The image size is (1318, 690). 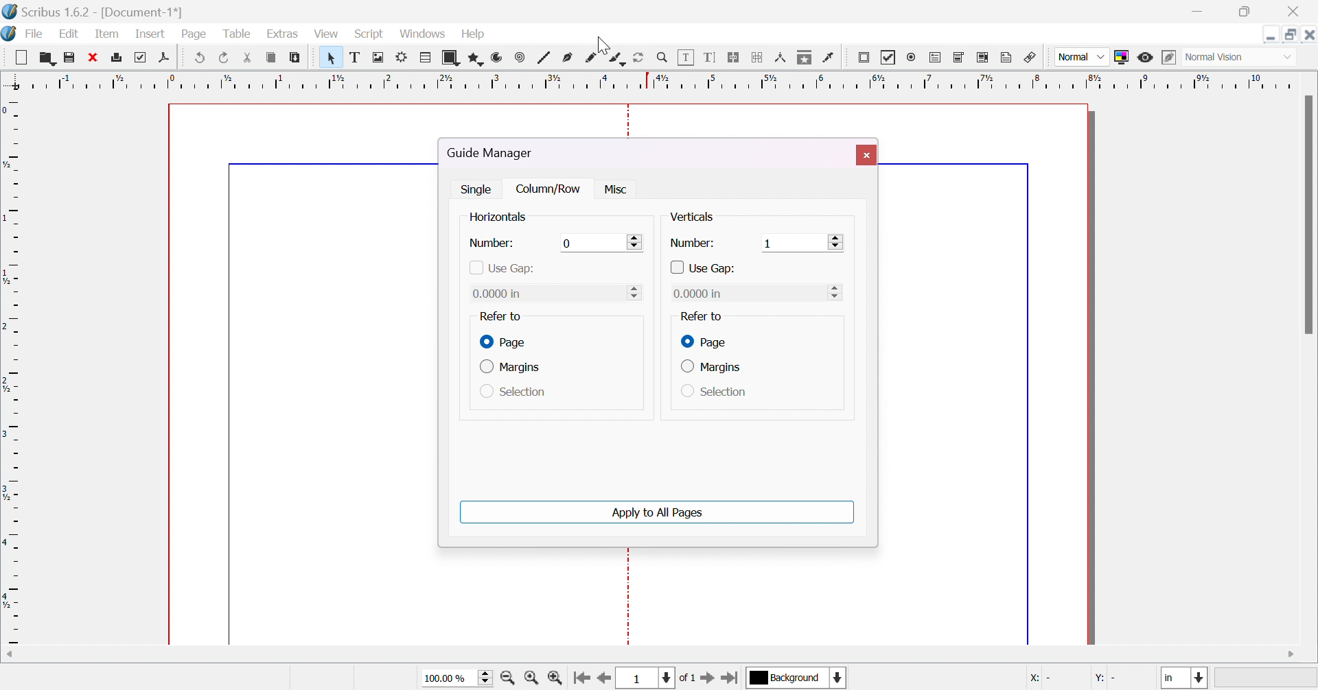 What do you see at coordinates (25, 56) in the screenshot?
I see `` at bounding box center [25, 56].